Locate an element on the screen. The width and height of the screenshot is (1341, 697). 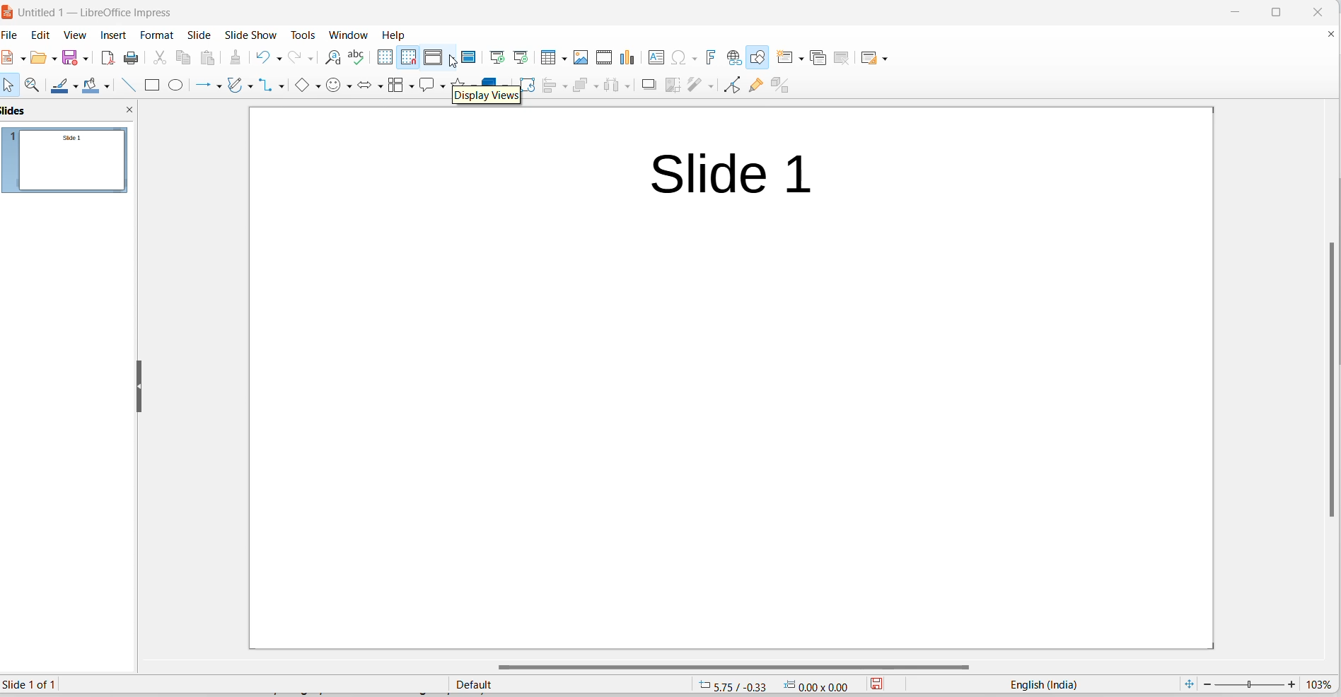
shadow is located at coordinates (647, 85).